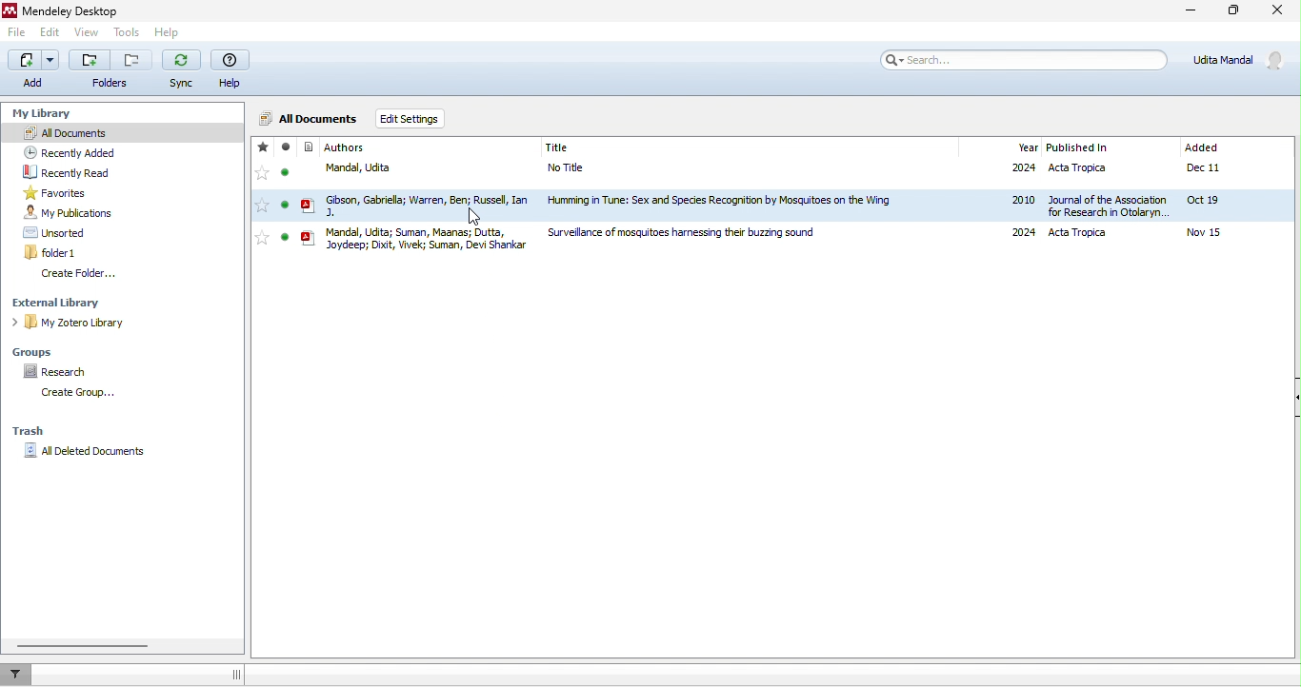 The image size is (1301, 687). I want to click on favourites, so click(67, 193).